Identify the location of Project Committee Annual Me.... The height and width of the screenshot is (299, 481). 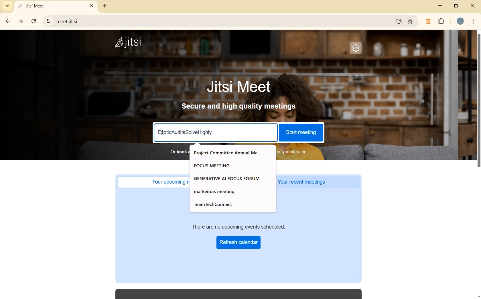
(229, 153).